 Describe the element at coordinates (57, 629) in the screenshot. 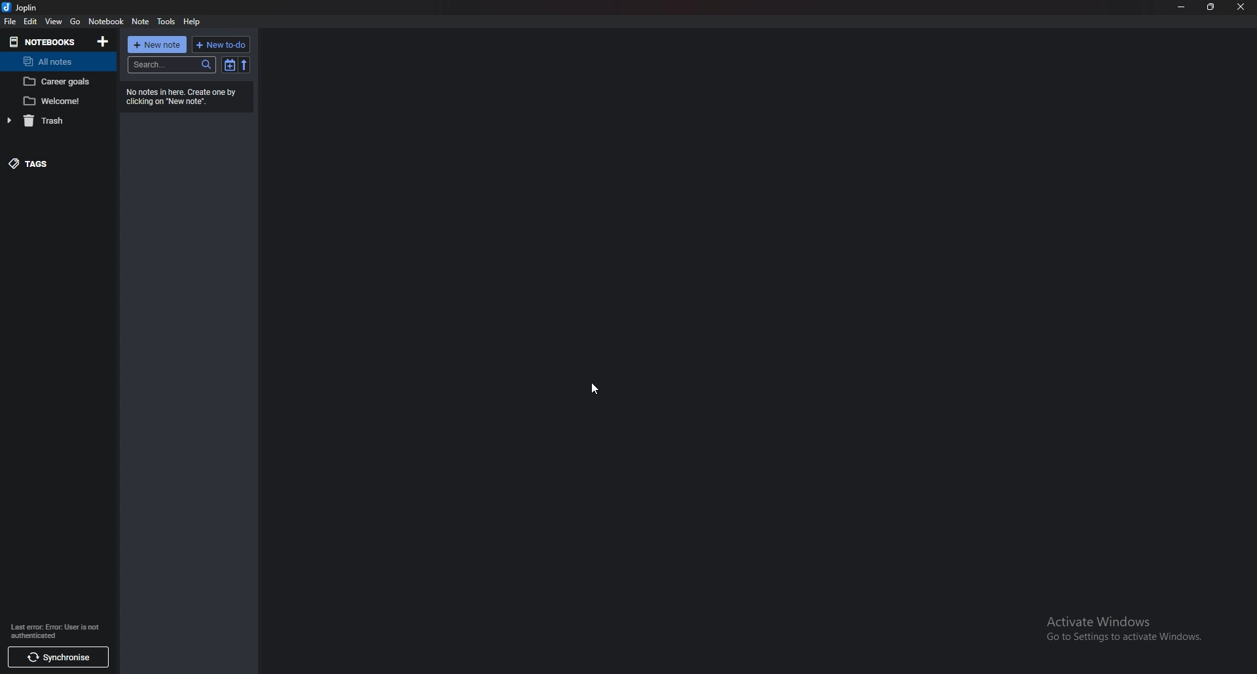

I see `Info` at that location.